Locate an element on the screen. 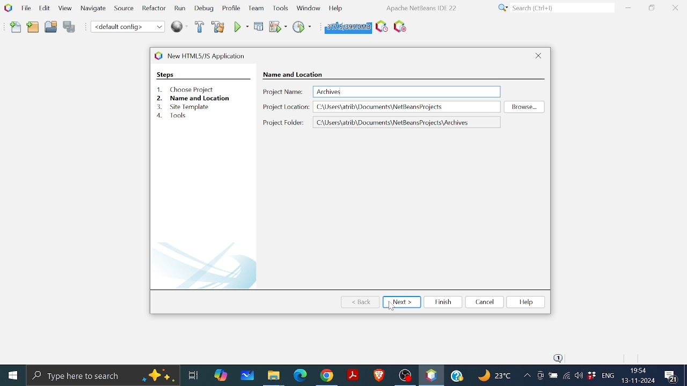 The height and width of the screenshot is (386, 687). 3. Site template is located at coordinates (186, 107).